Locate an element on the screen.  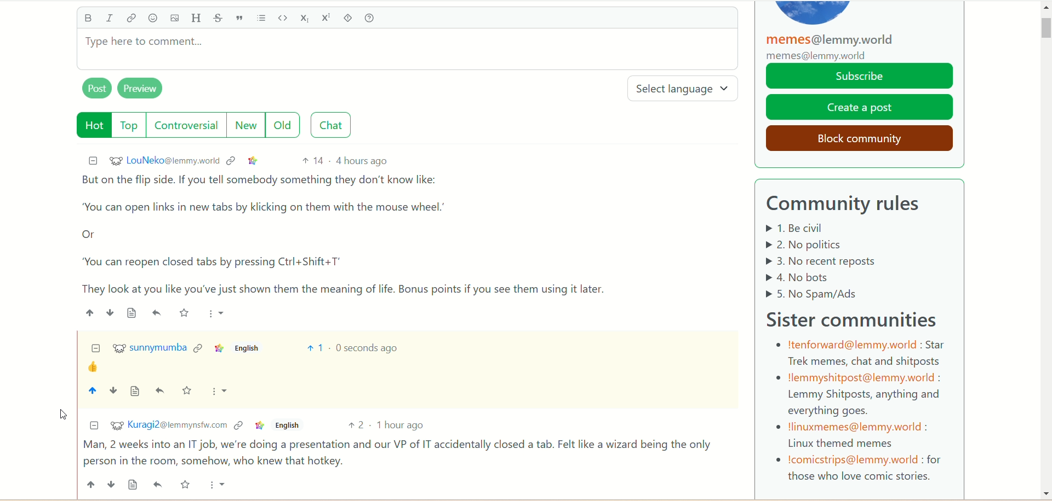
pointer is located at coordinates (61, 412).